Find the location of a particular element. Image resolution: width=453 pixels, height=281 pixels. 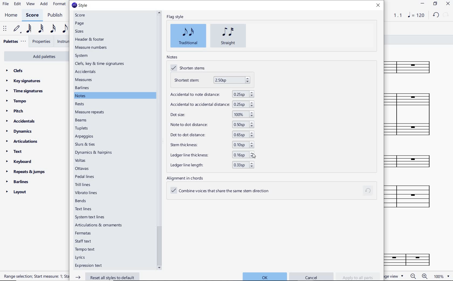

RESTORE DOWN is located at coordinates (435, 4).